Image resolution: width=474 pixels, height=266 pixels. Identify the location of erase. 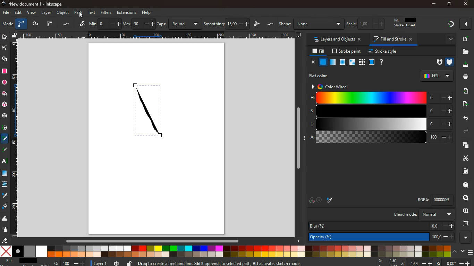
(4, 240).